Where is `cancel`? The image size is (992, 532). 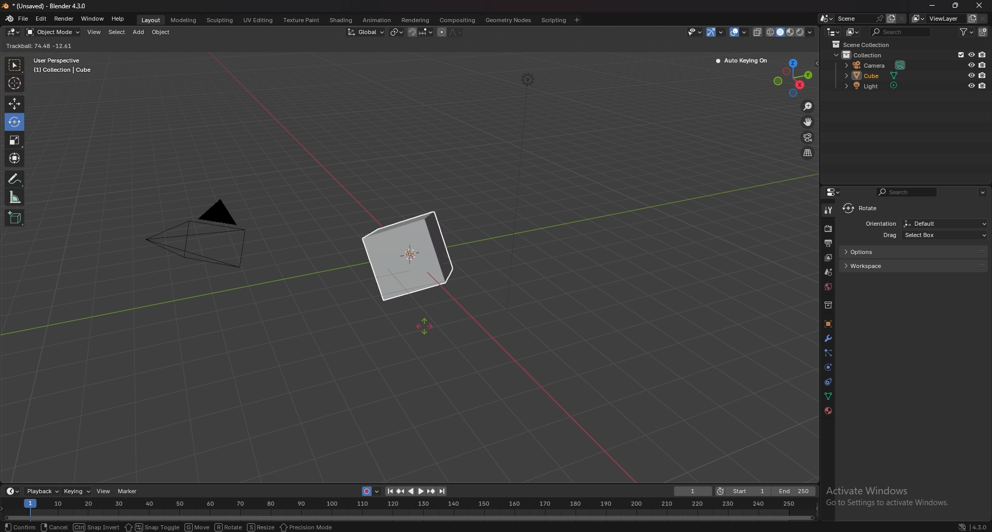
cancel is located at coordinates (53, 527).